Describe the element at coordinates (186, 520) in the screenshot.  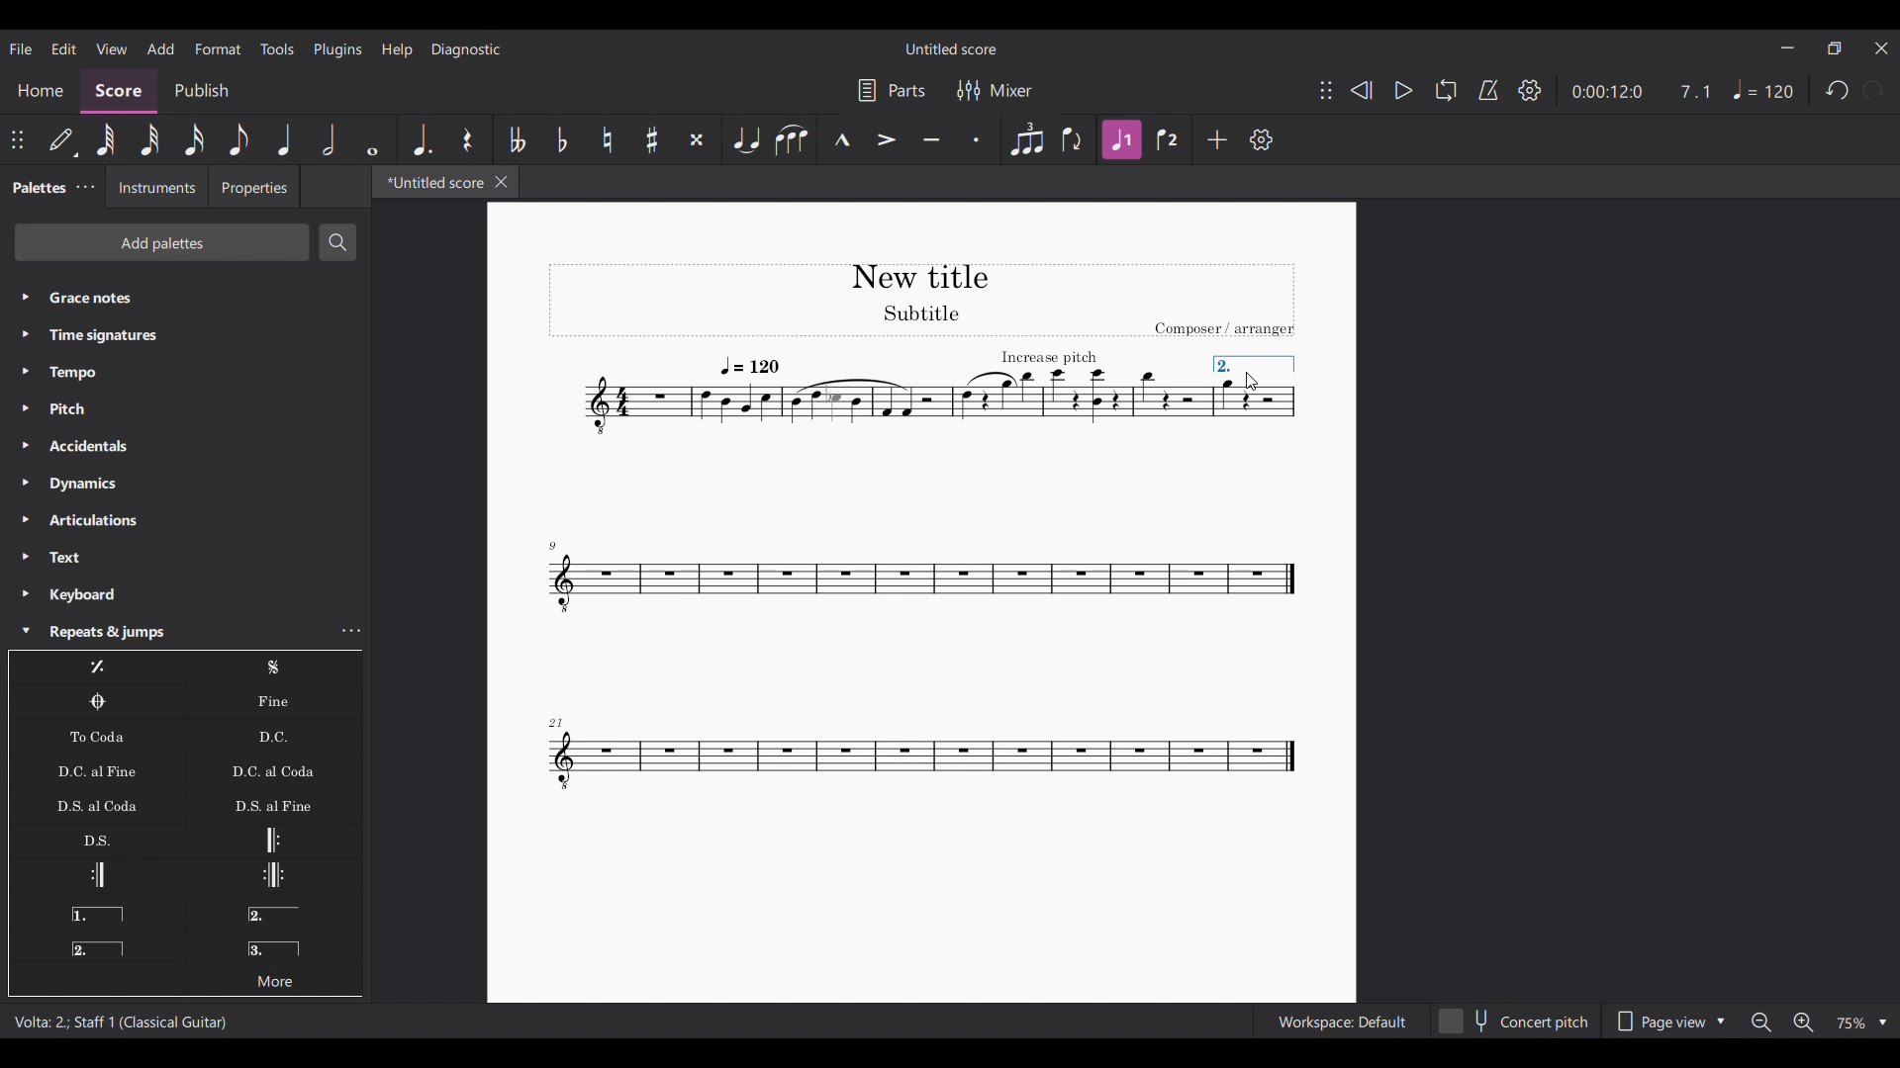
I see `Articulations` at that location.